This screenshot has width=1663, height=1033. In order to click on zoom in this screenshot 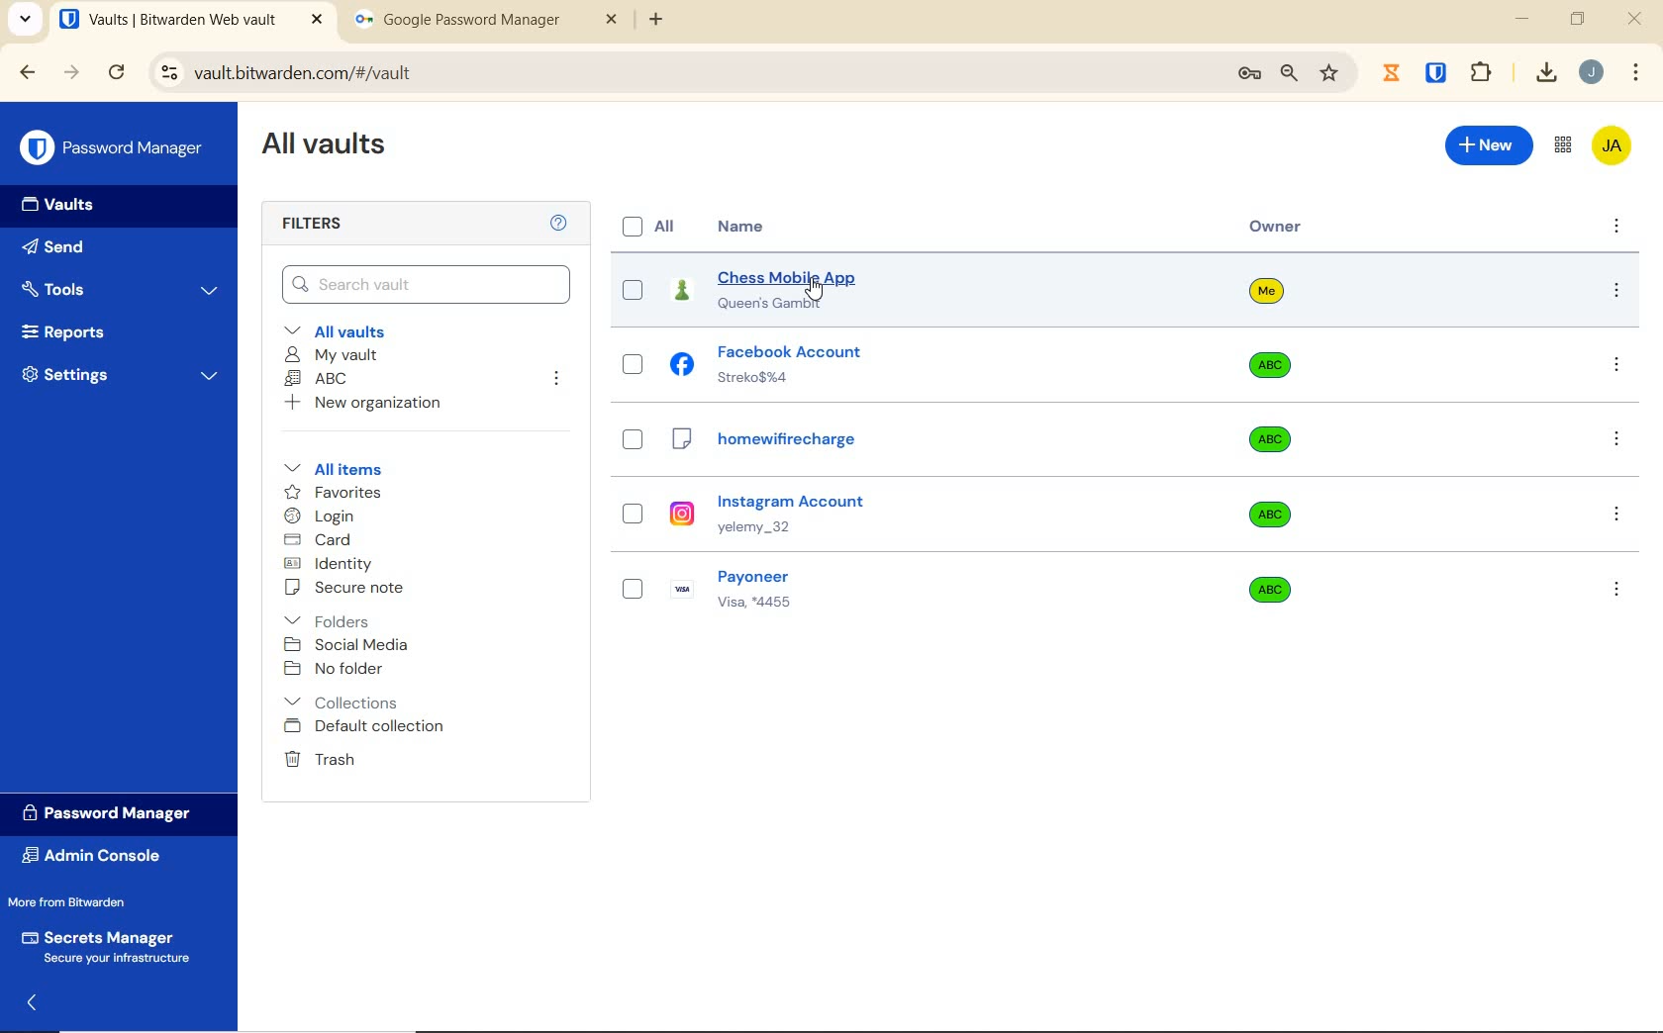, I will do `click(1287, 74)`.